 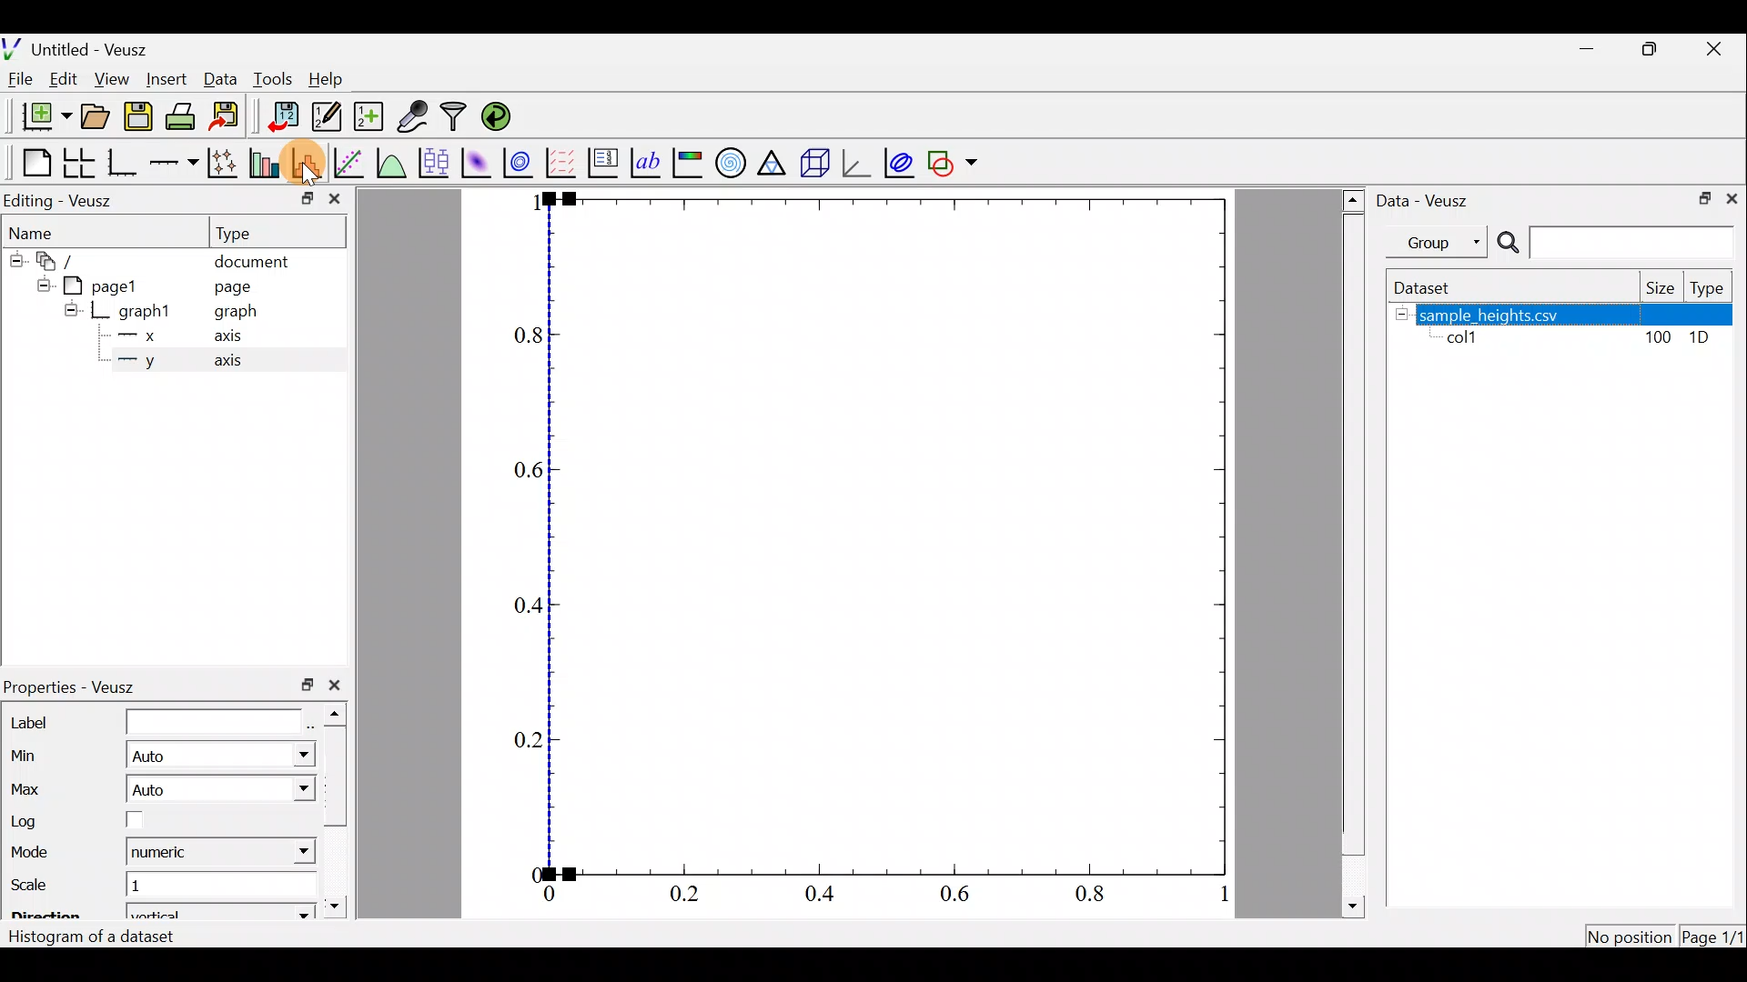 I want to click on x, so click(x=148, y=336).